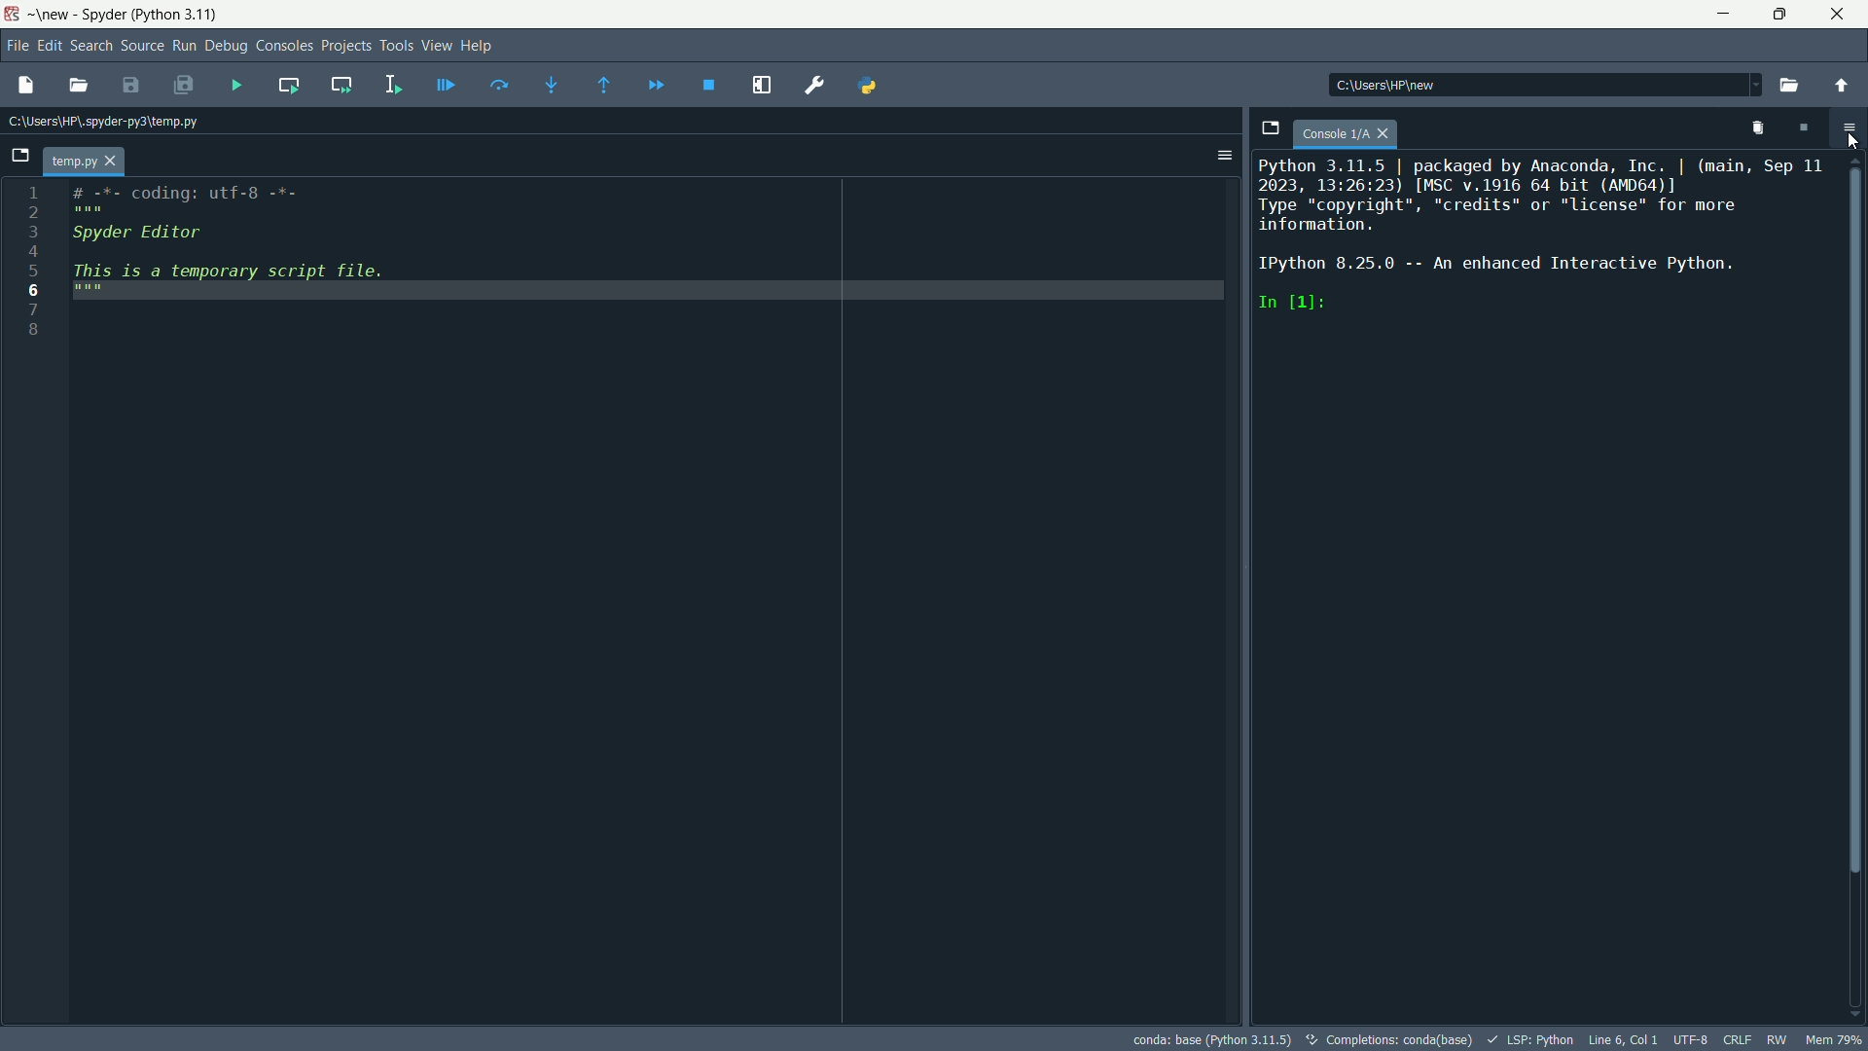  What do you see at coordinates (818, 85) in the screenshot?
I see `preferences` at bounding box center [818, 85].